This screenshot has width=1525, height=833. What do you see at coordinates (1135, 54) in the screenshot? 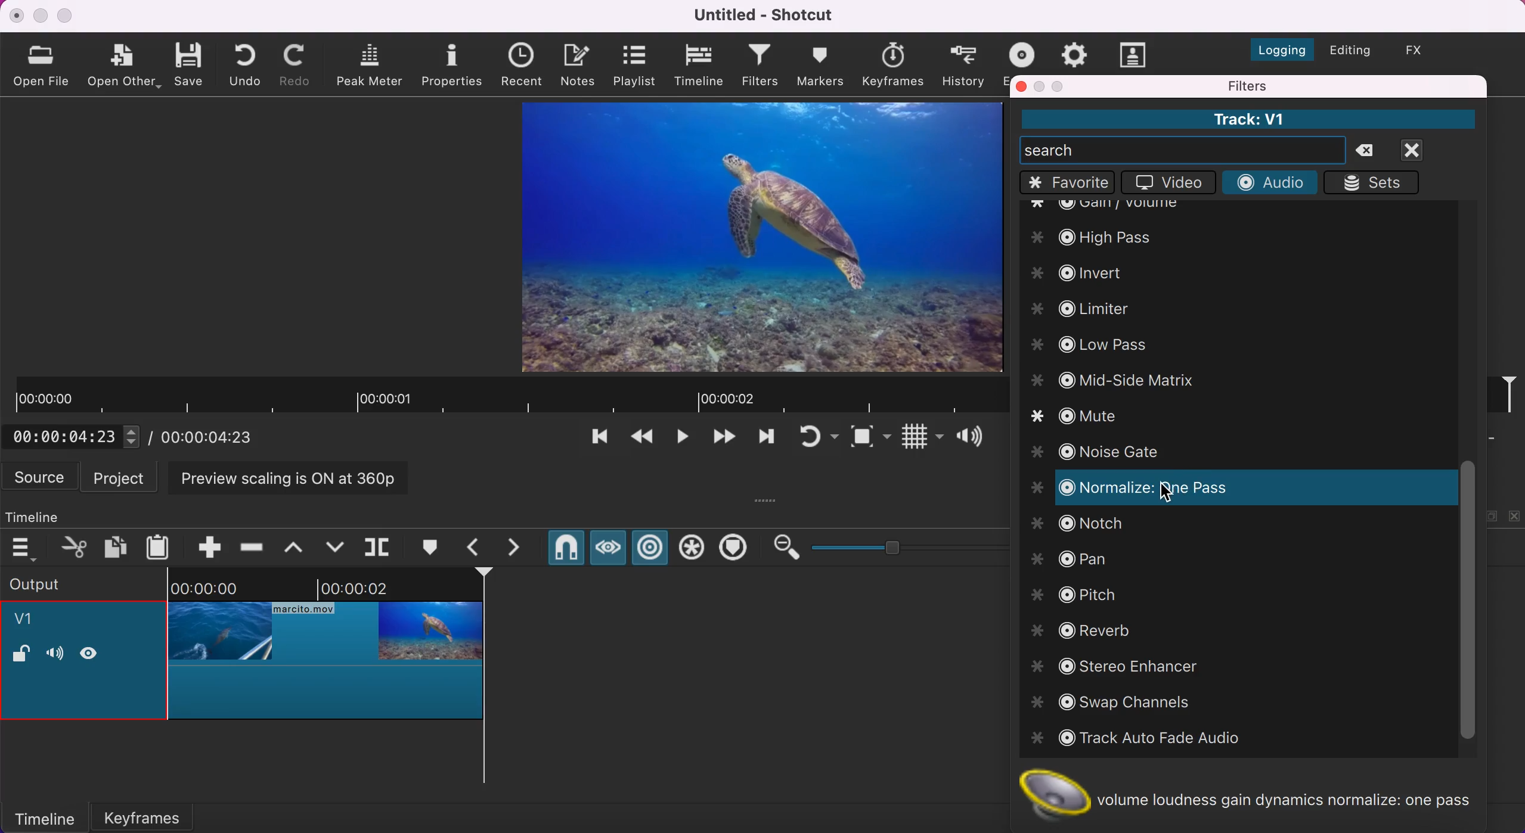
I see `subtitles` at bounding box center [1135, 54].